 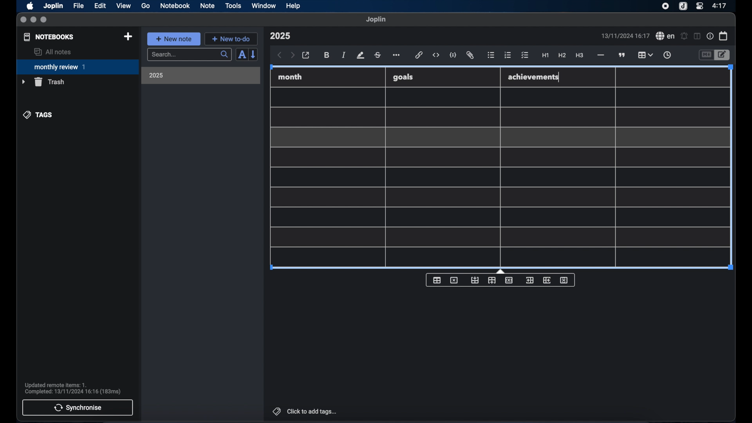 What do you see at coordinates (710, 36) in the screenshot?
I see `note properties` at bounding box center [710, 36].